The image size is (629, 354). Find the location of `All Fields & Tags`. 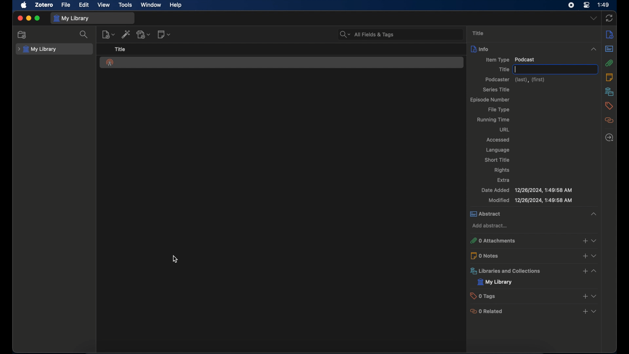

All Fields & Tags is located at coordinates (400, 34).